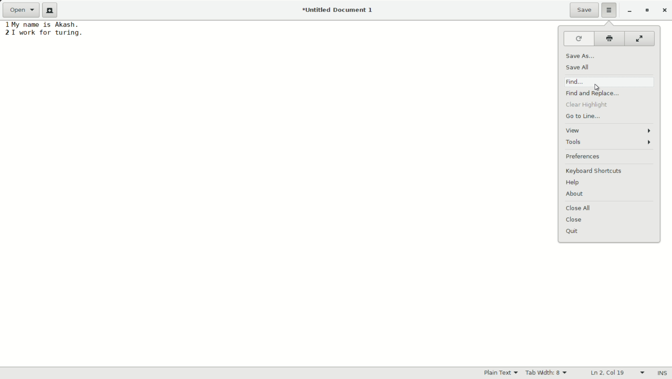 The image size is (672, 379). What do you see at coordinates (579, 68) in the screenshot?
I see `save all` at bounding box center [579, 68].